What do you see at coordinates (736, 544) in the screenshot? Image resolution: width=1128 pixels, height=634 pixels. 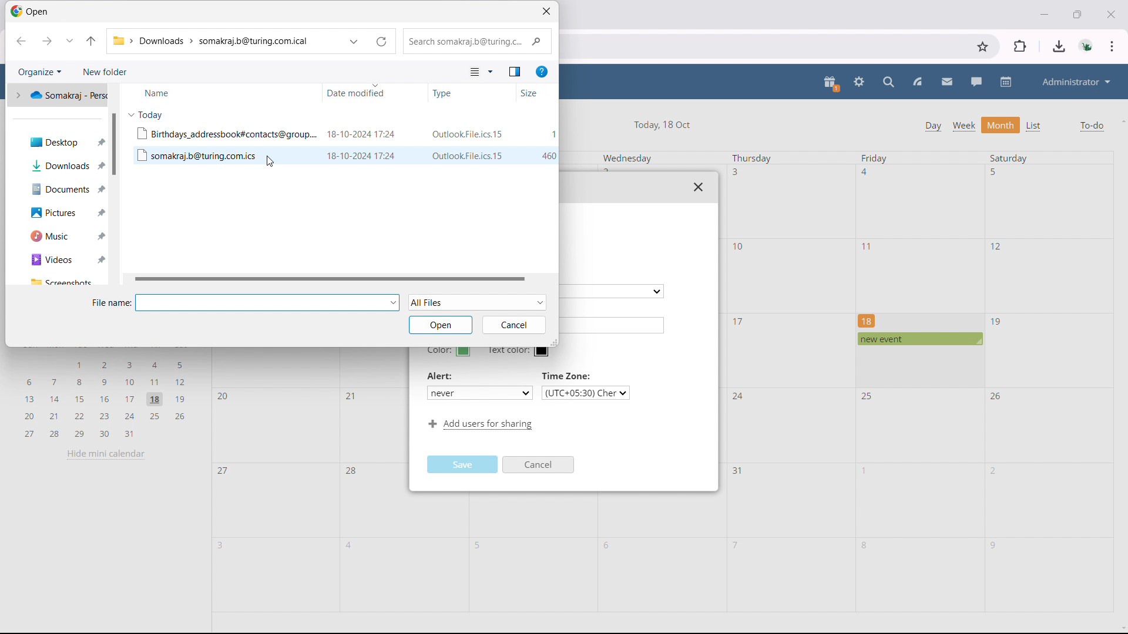 I see `7` at bounding box center [736, 544].